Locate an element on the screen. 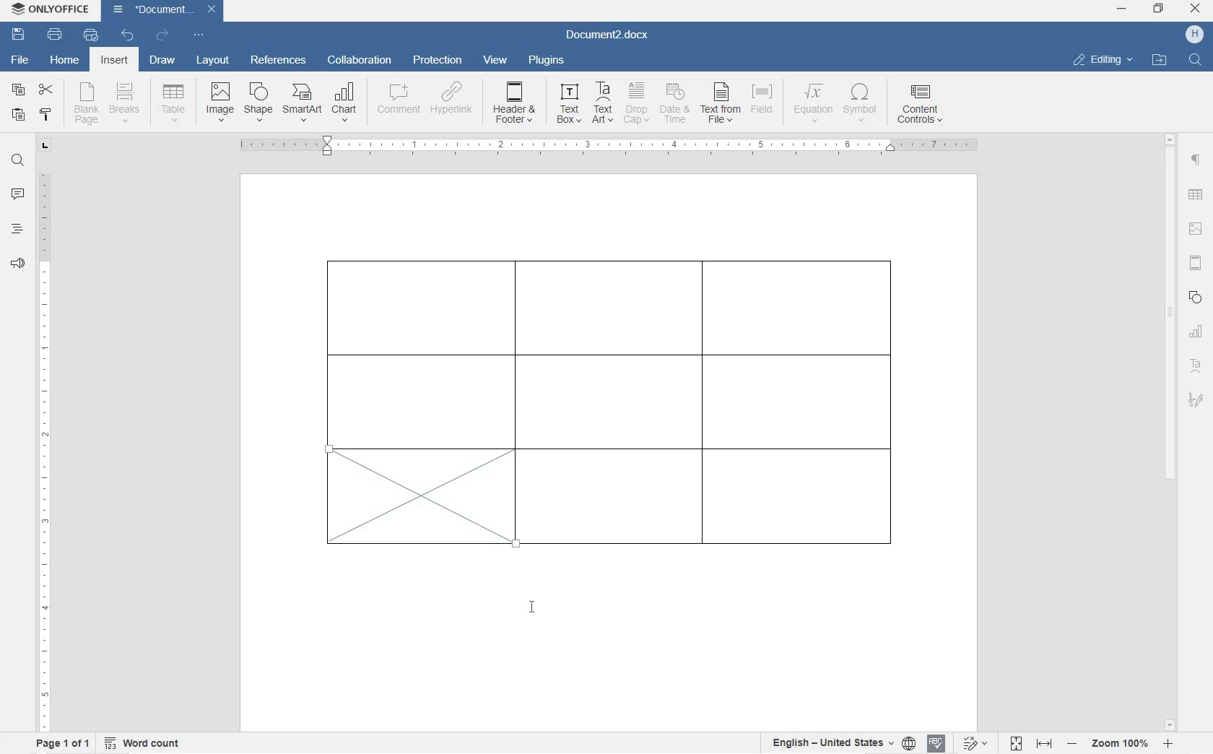 This screenshot has width=1213, height=754. collaboration is located at coordinates (360, 61).